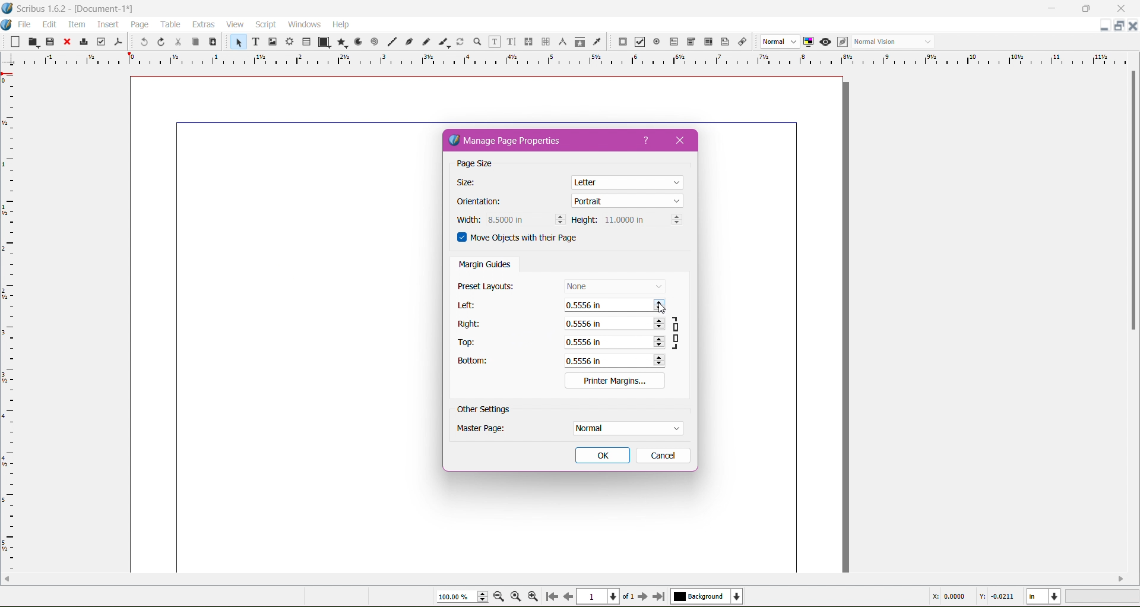 The height and width of the screenshot is (607, 1140). Describe the element at coordinates (525, 219) in the screenshot. I see `Set Width of page` at that location.